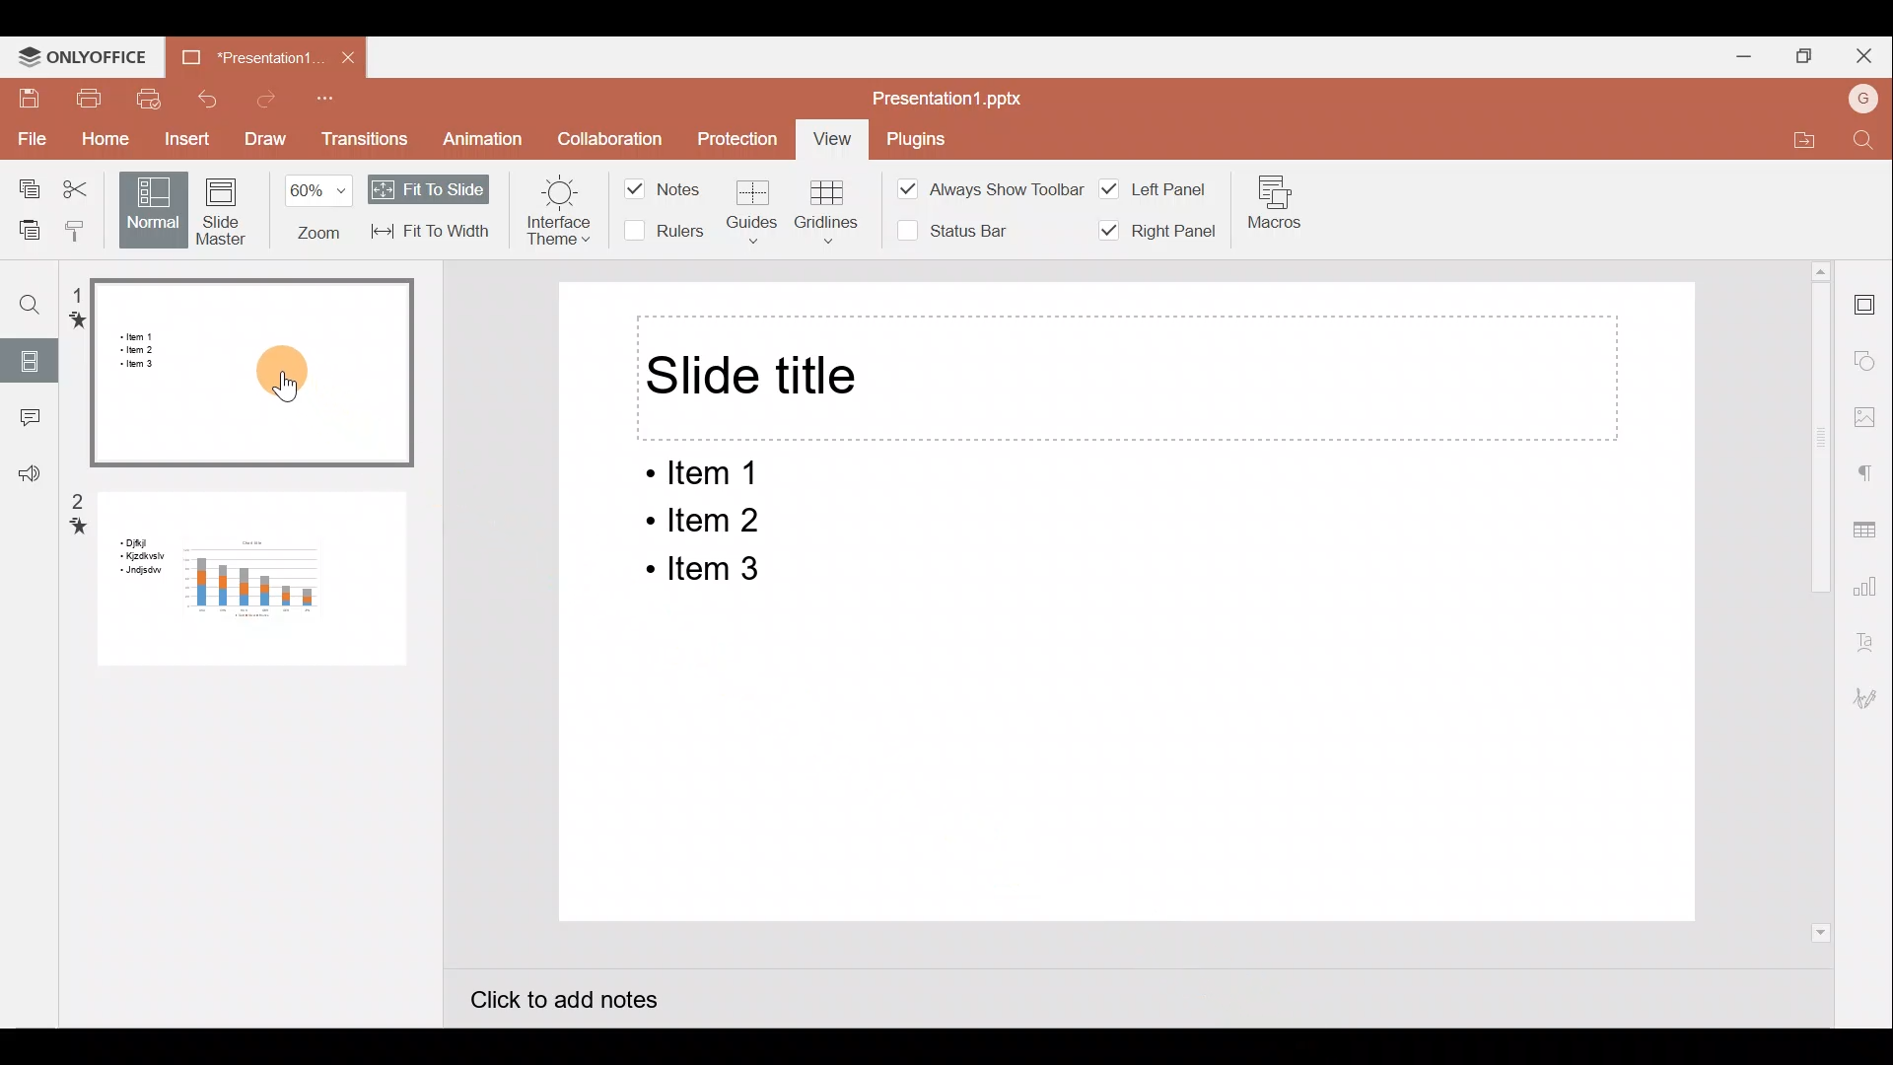 Image resolution: width=1893 pixels, height=1065 pixels. What do you see at coordinates (1870, 471) in the screenshot?
I see `Paragraph settings` at bounding box center [1870, 471].